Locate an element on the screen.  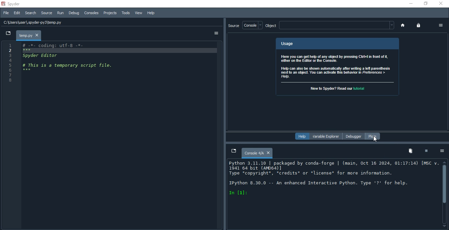
Projects is located at coordinates (109, 13).